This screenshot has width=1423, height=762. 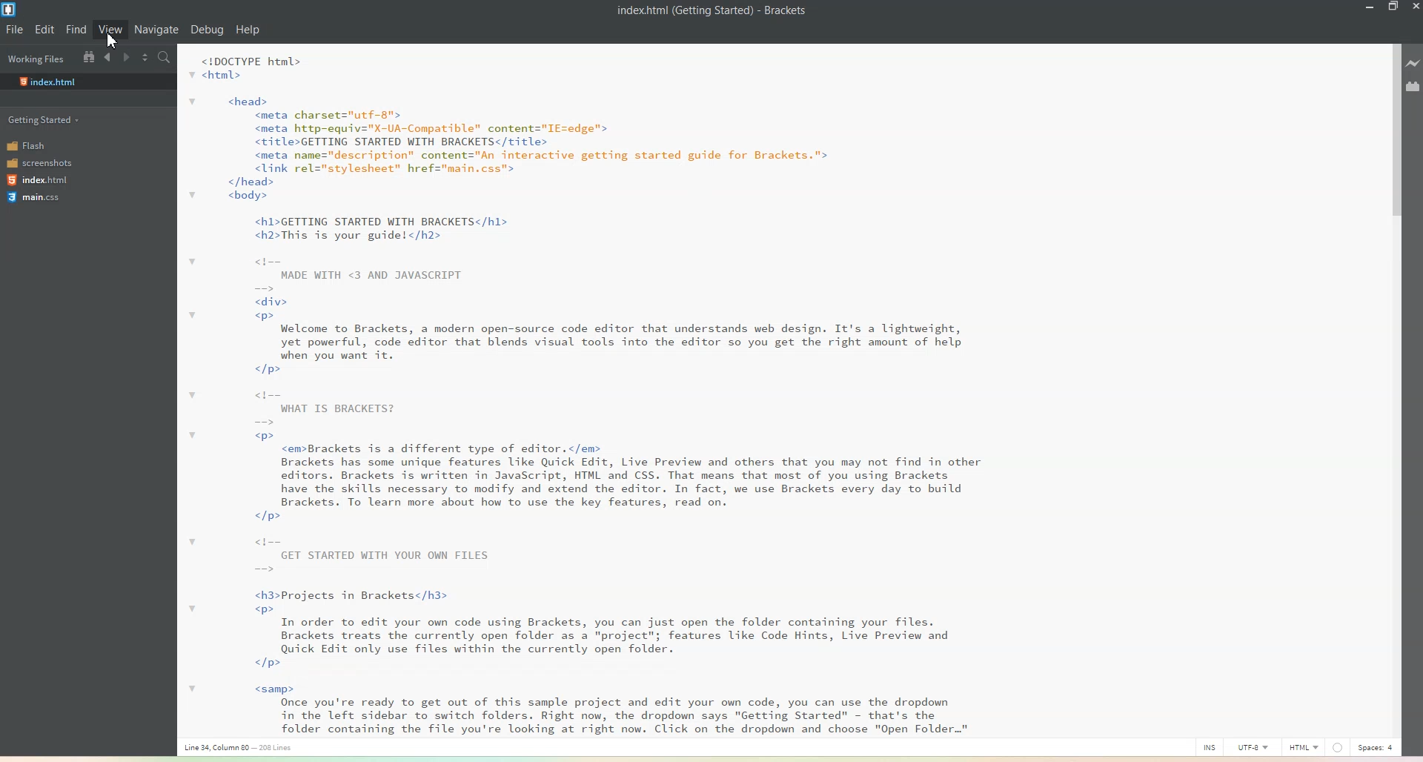 What do you see at coordinates (44, 119) in the screenshot?
I see `Getting started` at bounding box center [44, 119].